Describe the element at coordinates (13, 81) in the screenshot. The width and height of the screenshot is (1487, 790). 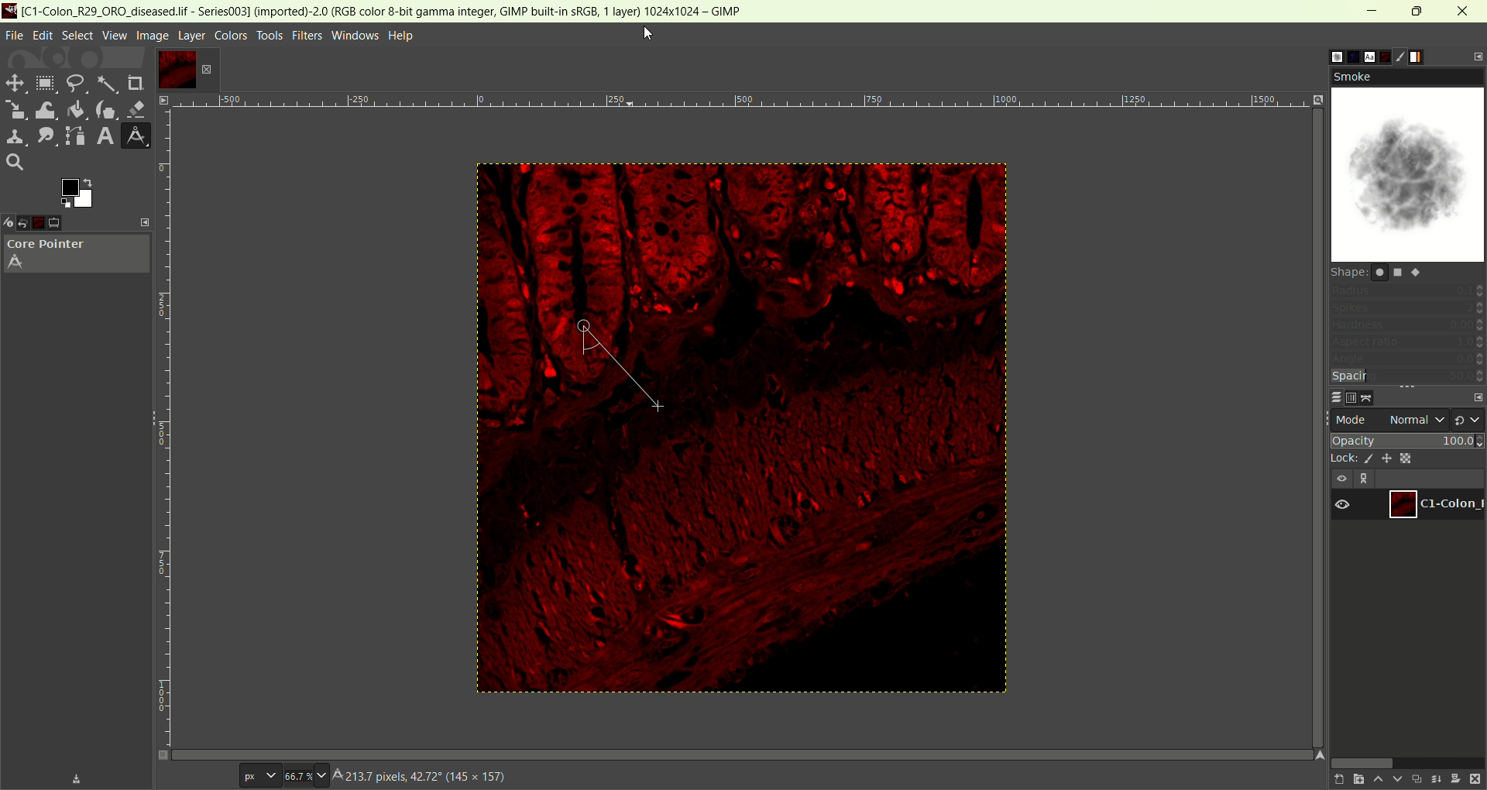
I see `move tool` at that location.